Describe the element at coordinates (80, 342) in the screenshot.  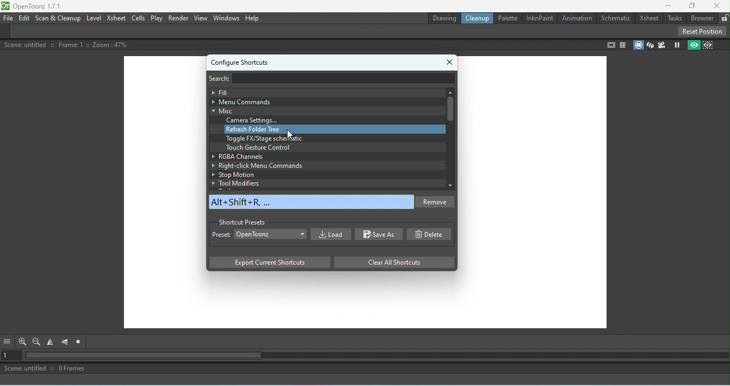
I see `Reset view` at that location.